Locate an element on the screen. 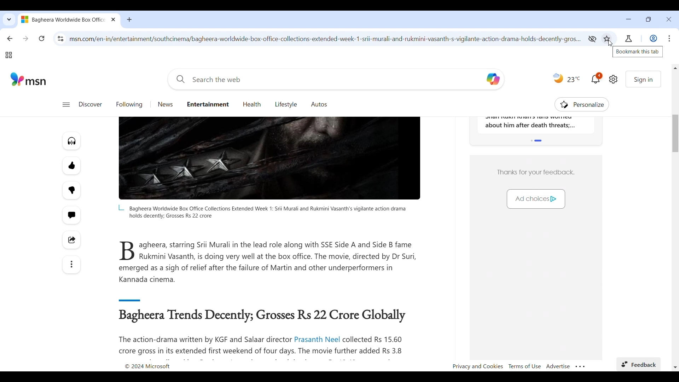 The image size is (679, 382). Customize and control Chromium is located at coordinates (669, 38).